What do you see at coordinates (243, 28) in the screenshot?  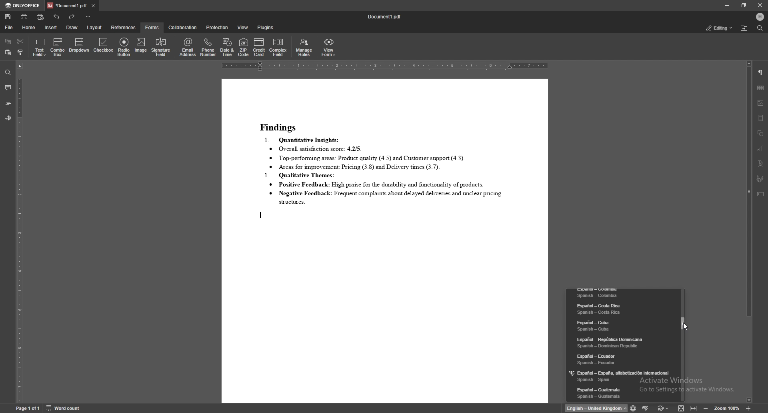 I see `view` at bounding box center [243, 28].